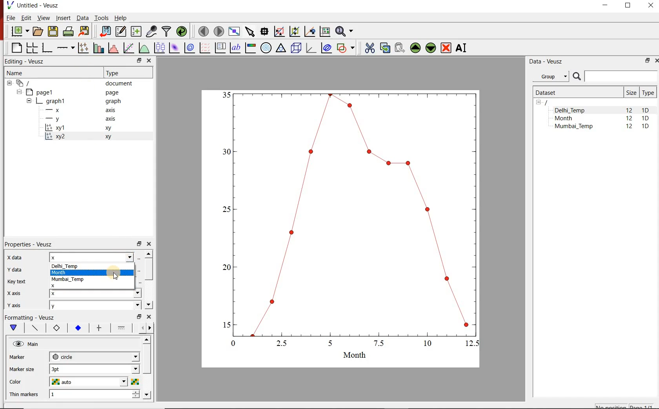 Image resolution: width=659 pixels, height=409 pixels. What do you see at coordinates (326, 48) in the screenshot?
I see `plot covariance ellipses` at bounding box center [326, 48].